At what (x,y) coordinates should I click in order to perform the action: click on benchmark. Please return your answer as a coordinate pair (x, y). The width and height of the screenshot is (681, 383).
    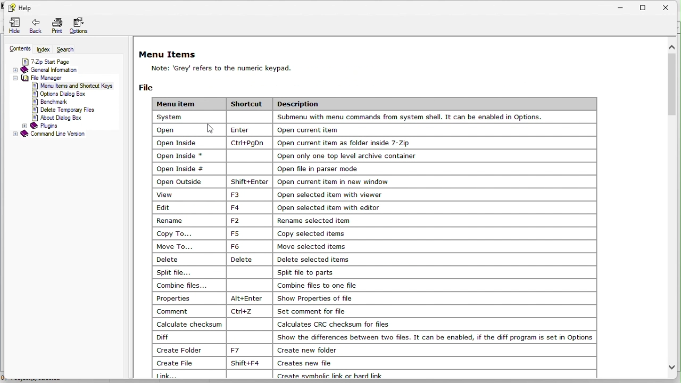
    Looking at the image, I should click on (51, 102).